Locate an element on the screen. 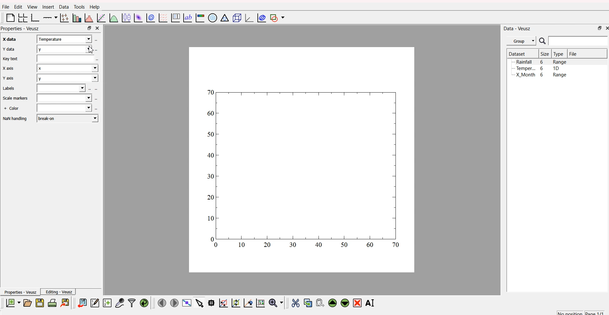  search icon is located at coordinates (542, 41).